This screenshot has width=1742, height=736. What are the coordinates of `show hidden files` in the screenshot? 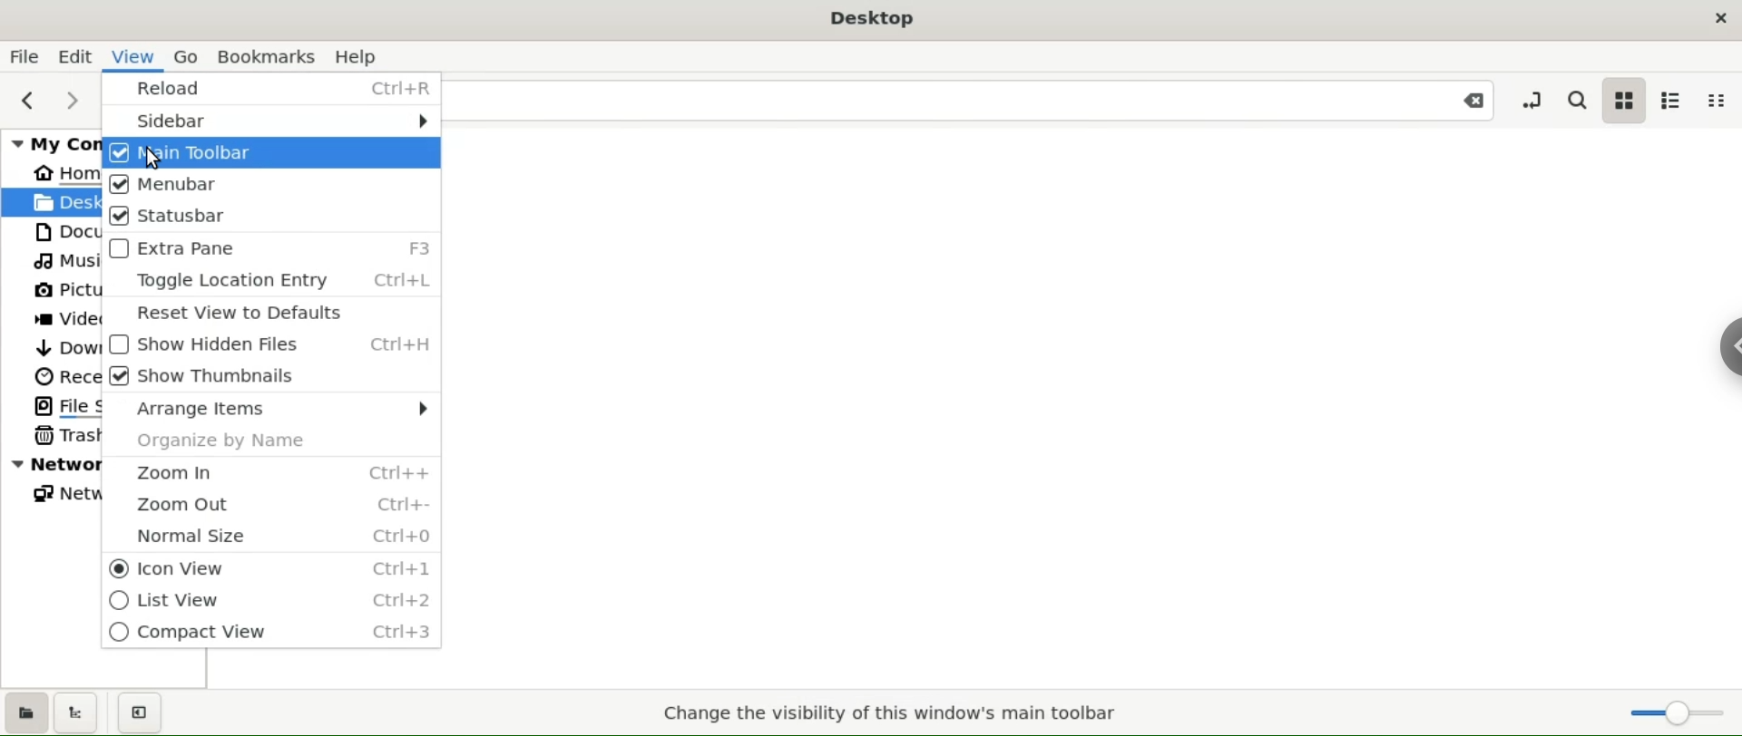 It's located at (269, 344).